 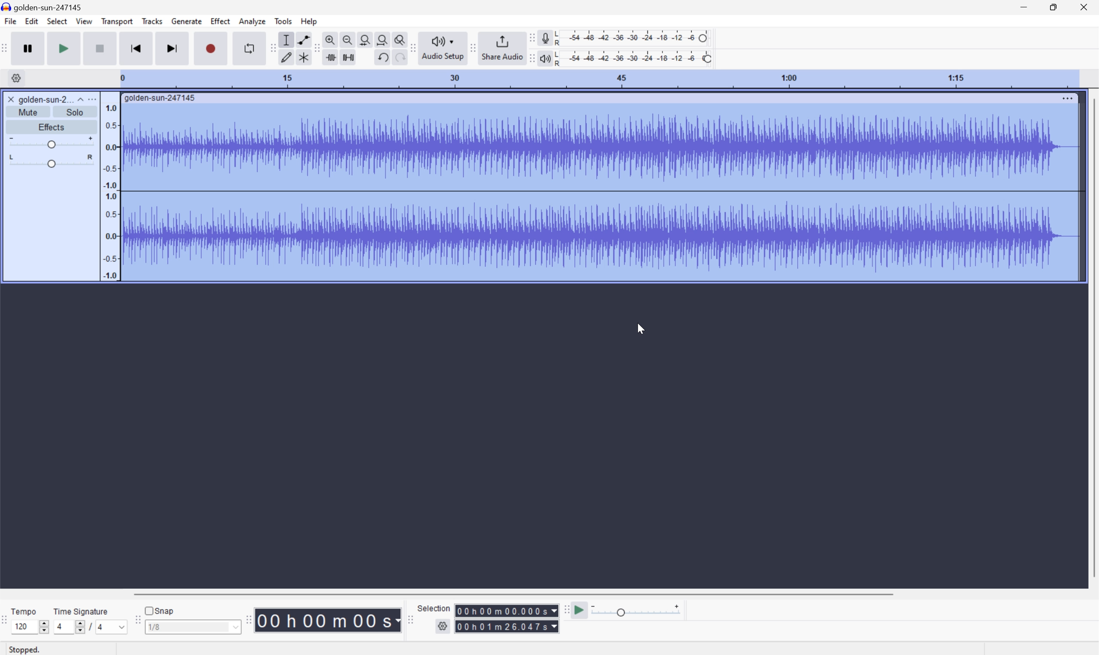 I want to click on Trim audio outside selection, so click(x=332, y=57).